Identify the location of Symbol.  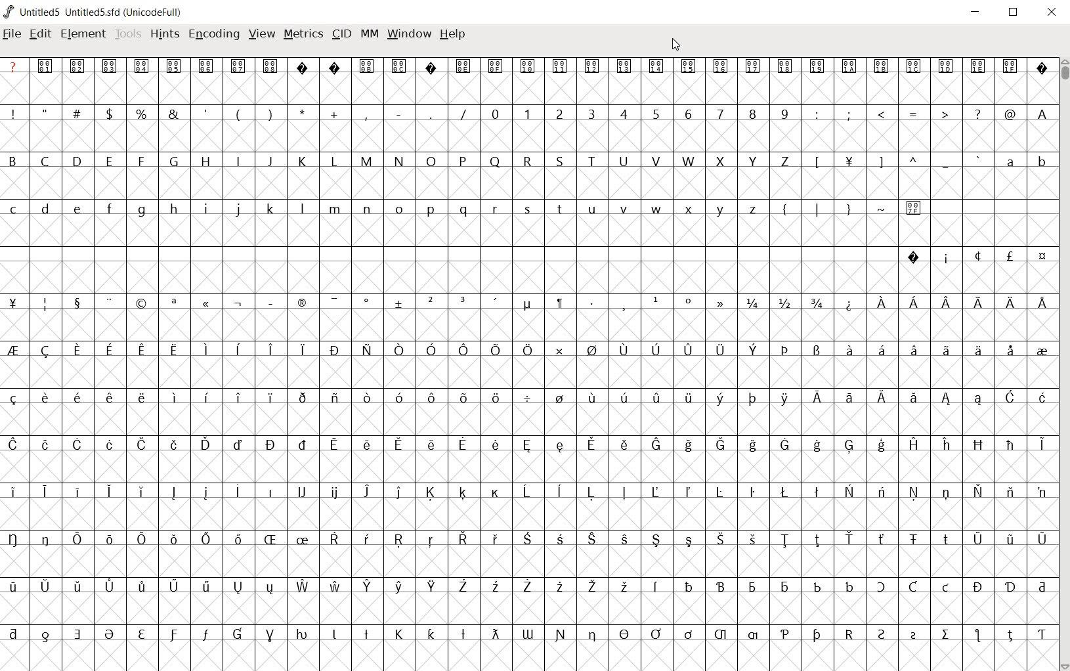
(980, 68).